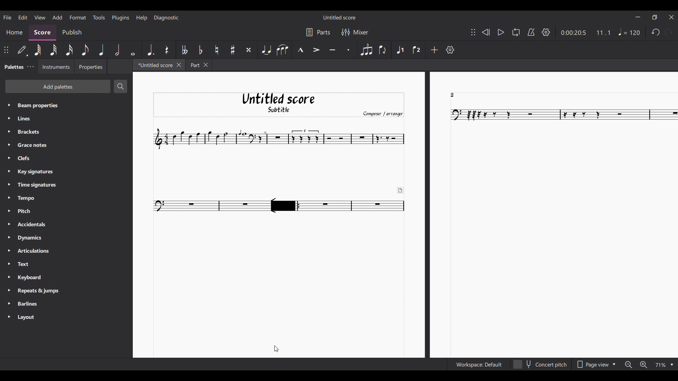 The width and height of the screenshot is (678, 381). What do you see at coordinates (339, 17) in the screenshot?
I see `Score title` at bounding box center [339, 17].